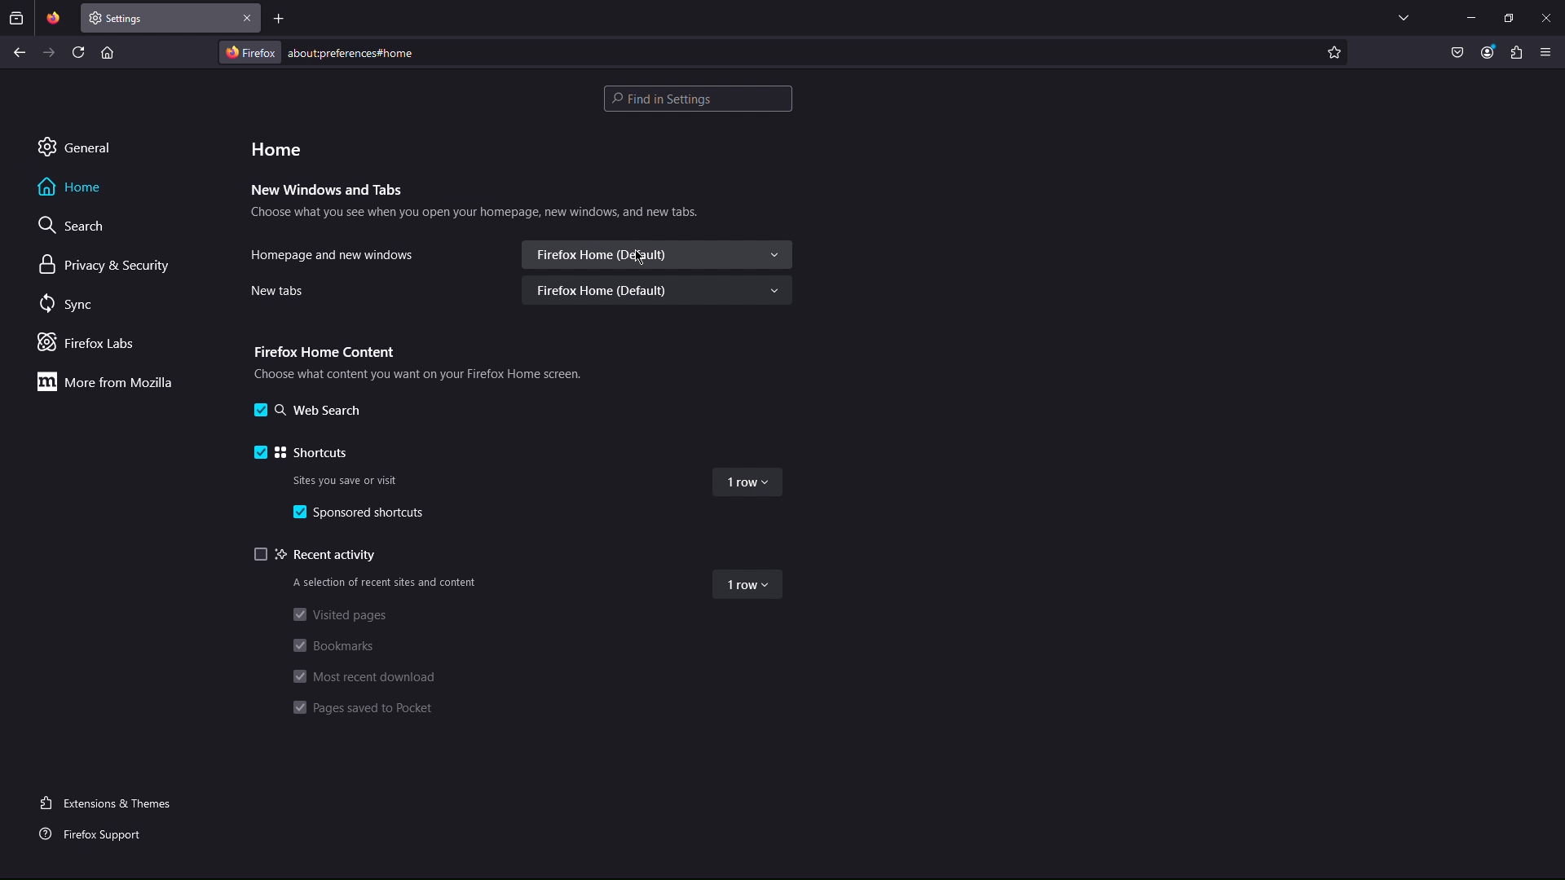 Image resolution: width=1565 pixels, height=880 pixels. I want to click on Pages saved to Pocket, so click(363, 708).